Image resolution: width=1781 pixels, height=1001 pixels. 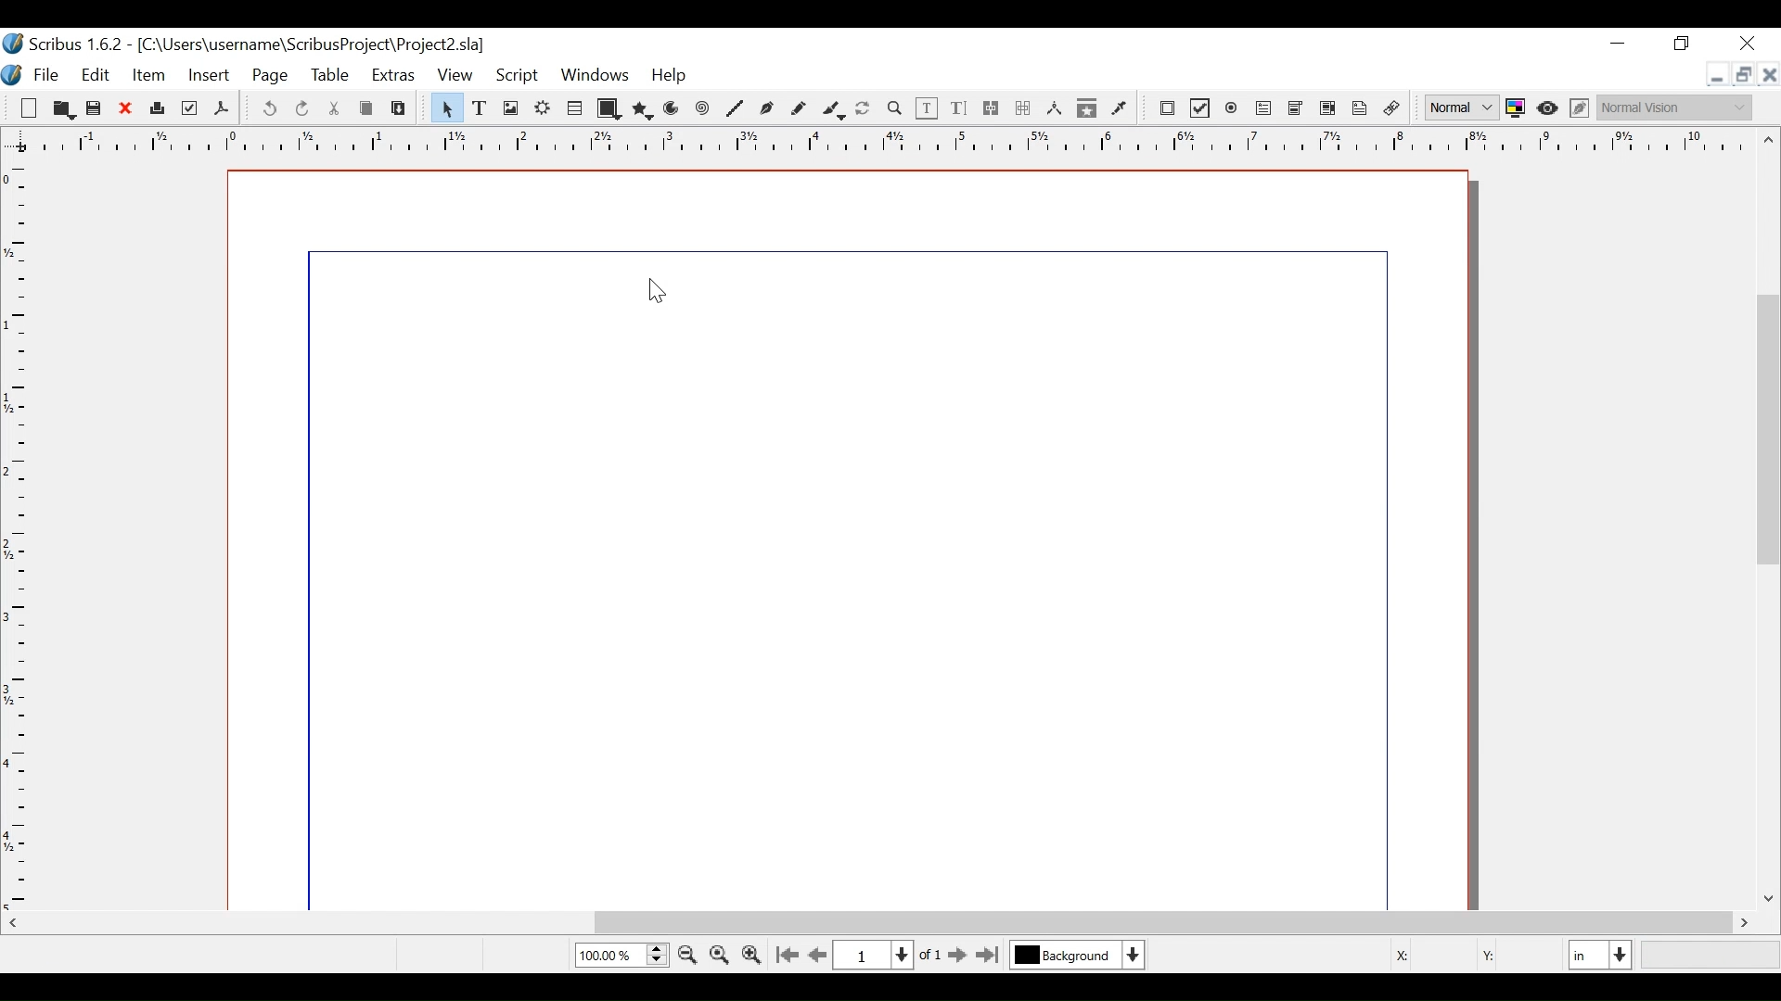 What do you see at coordinates (1168, 109) in the screenshot?
I see `PDF Push Button` at bounding box center [1168, 109].